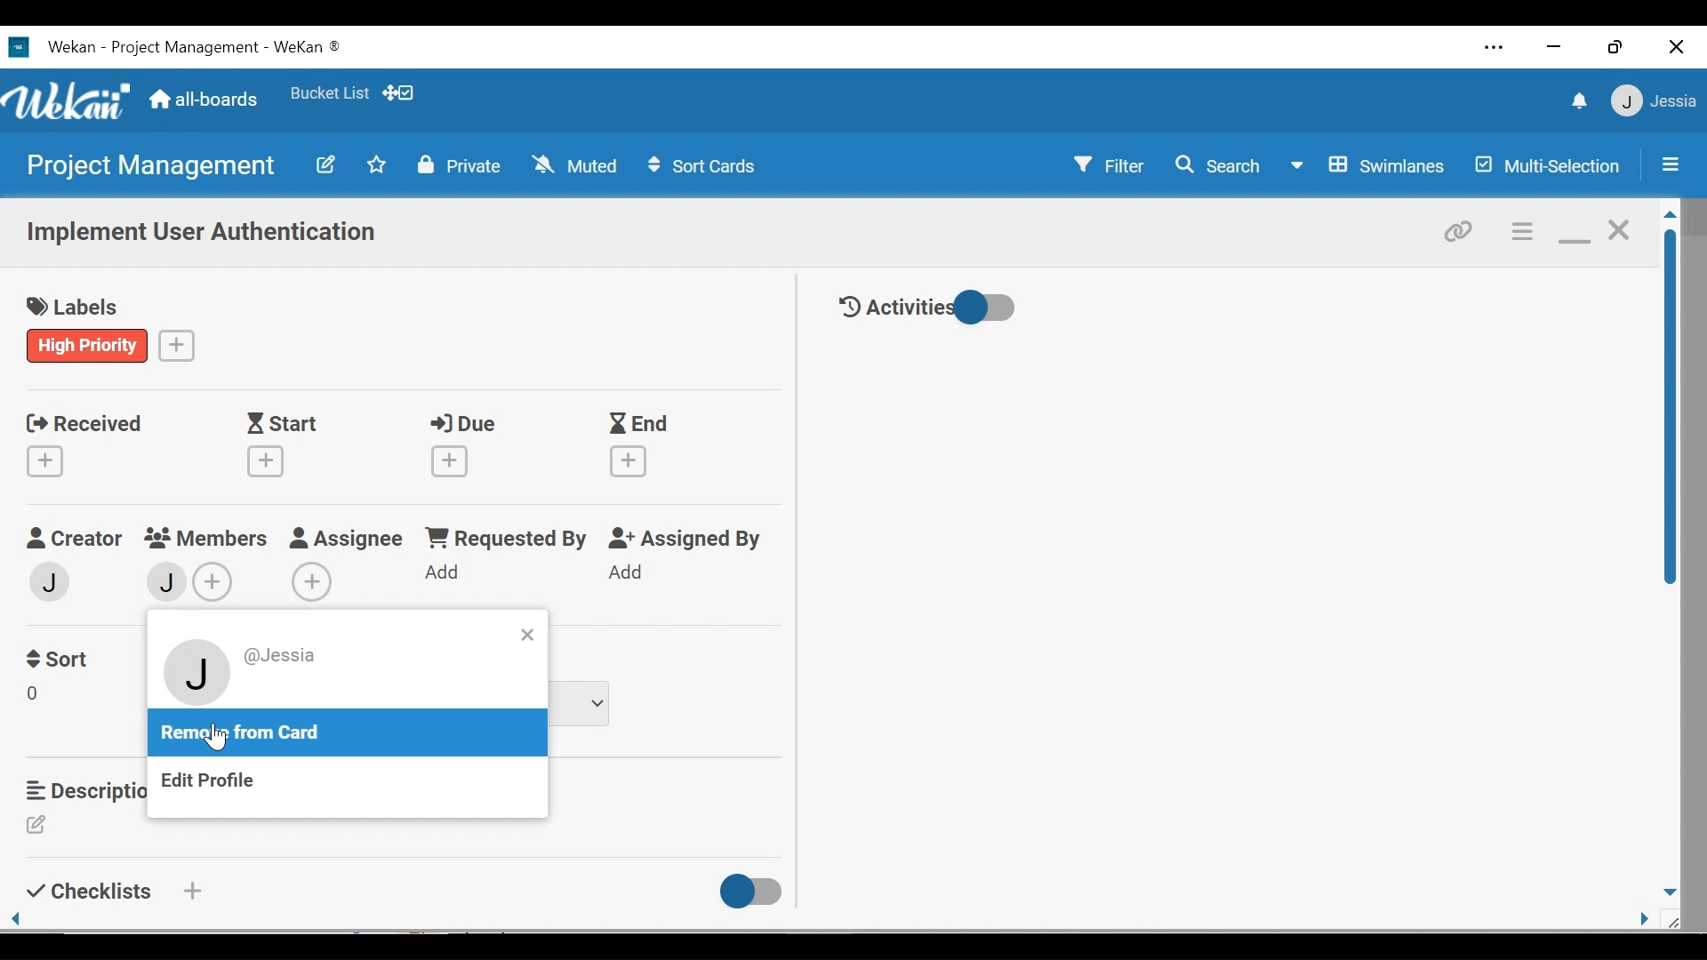 This screenshot has height=960, width=1707. What do you see at coordinates (315, 580) in the screenshot?
I see `add` at bounding box center [315, 580].